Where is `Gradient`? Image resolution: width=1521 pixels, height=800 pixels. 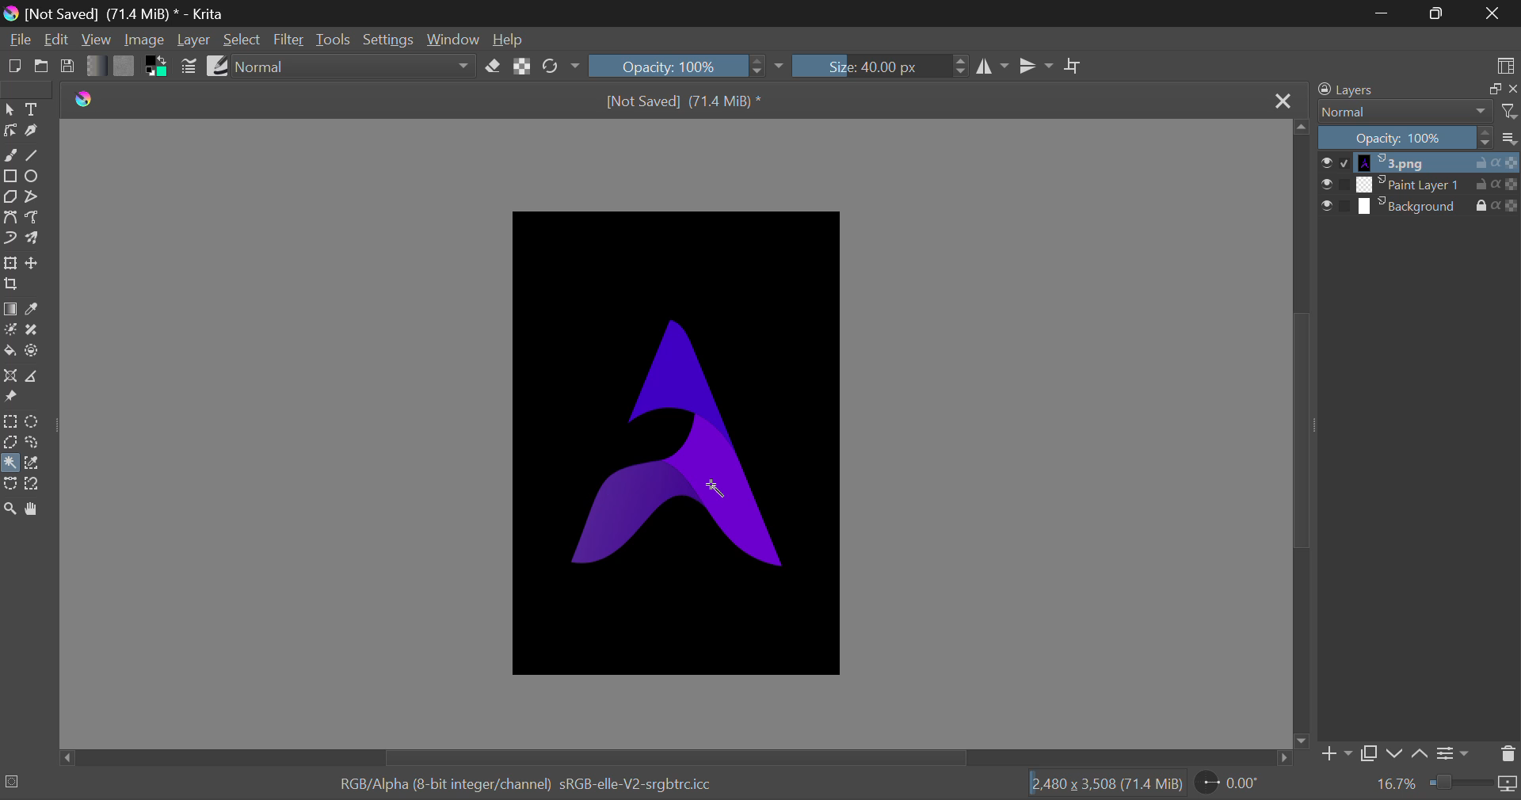 Gradient is located at coordinates (94, 67).